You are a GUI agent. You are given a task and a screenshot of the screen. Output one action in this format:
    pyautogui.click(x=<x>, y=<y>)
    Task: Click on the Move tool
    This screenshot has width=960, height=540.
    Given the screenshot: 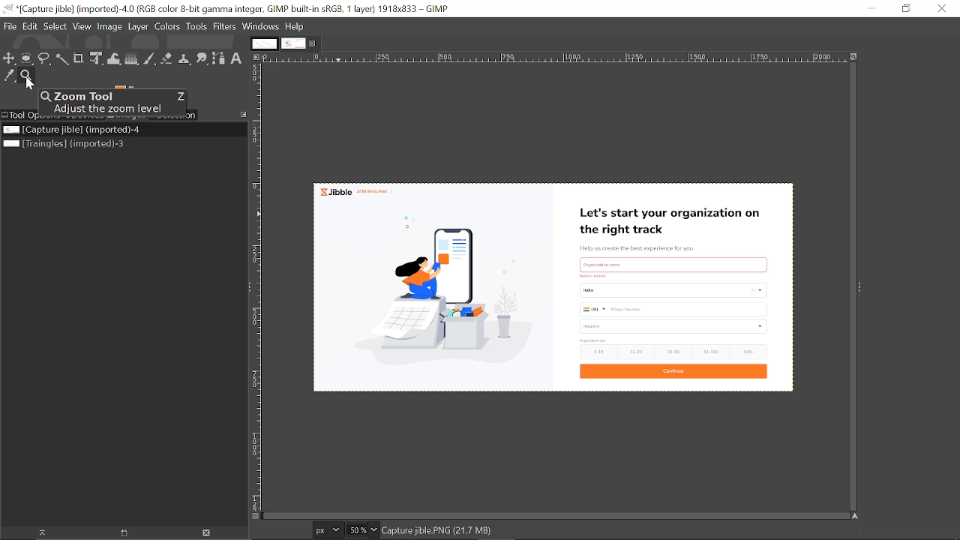 What is the action you would take?
    pyautogui.click(x=9, y=59)
    